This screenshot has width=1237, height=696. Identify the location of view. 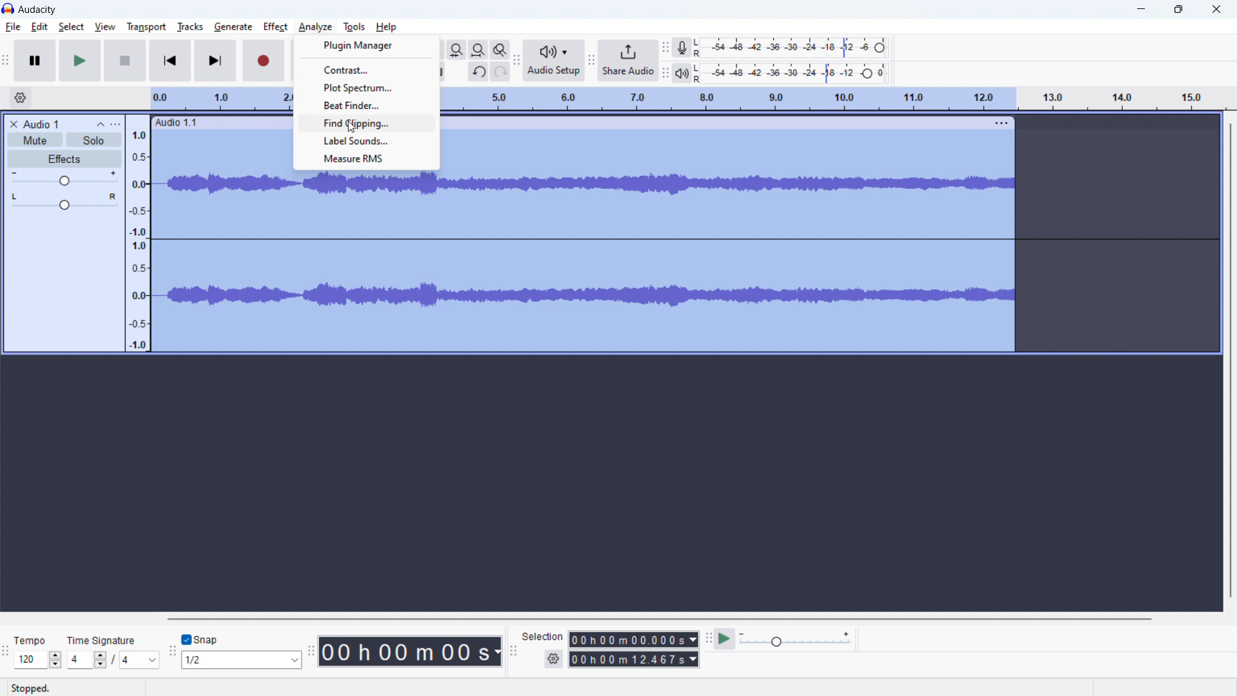
(105, 27).